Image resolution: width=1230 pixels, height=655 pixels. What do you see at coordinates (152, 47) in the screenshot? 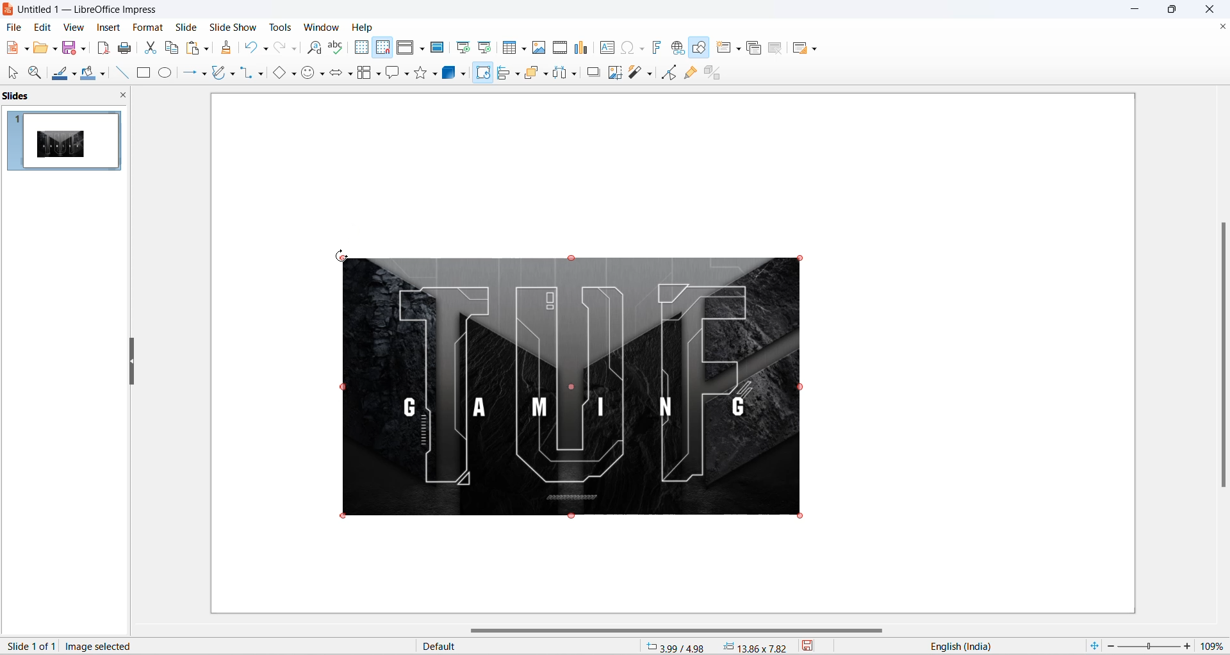
I see `cut` at bounding box center [152, 47].